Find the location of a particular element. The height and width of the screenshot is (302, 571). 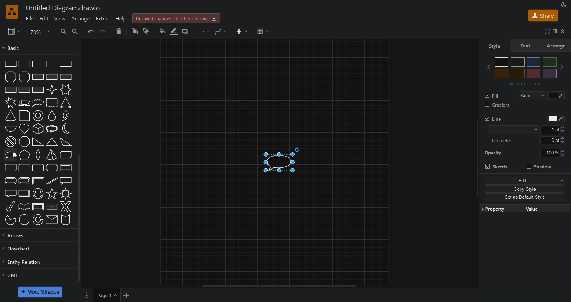

Smiley is located at coordinates (38, 194).